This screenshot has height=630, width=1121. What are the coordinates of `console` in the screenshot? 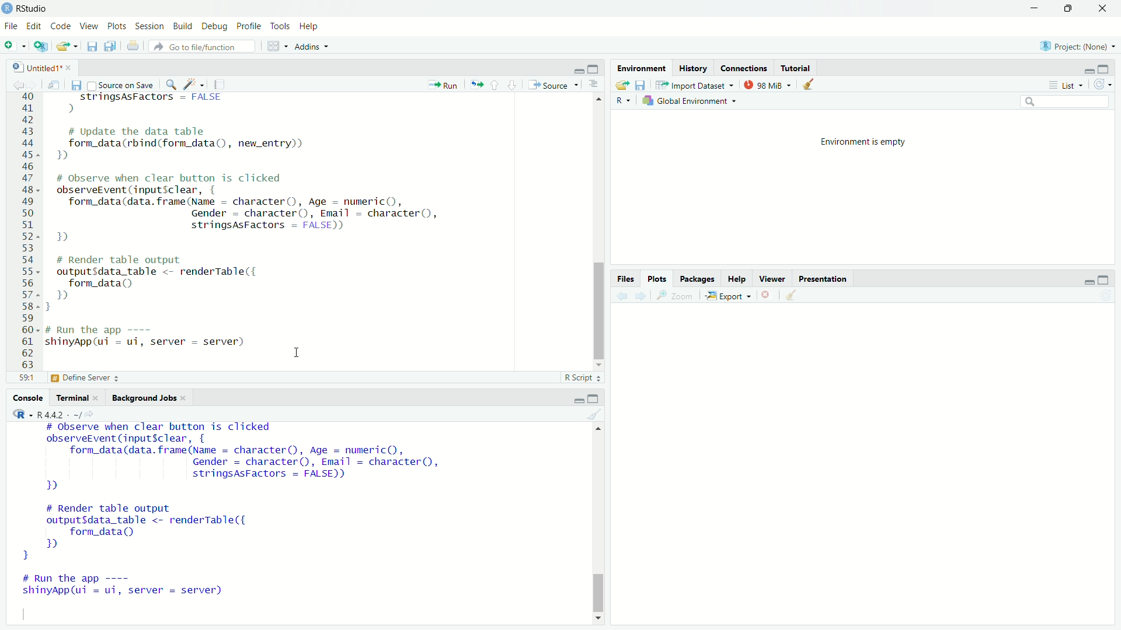 It's located at (26, 398).